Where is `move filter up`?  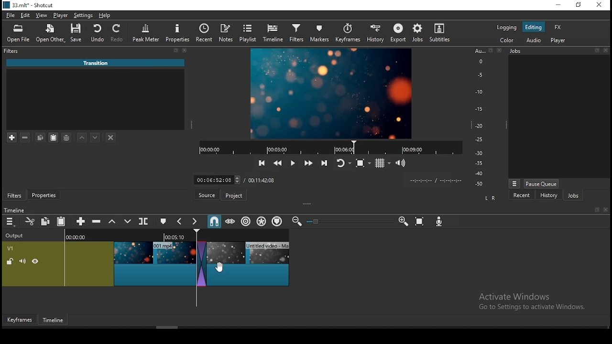
move filter up is located at coordinates (83, 137).